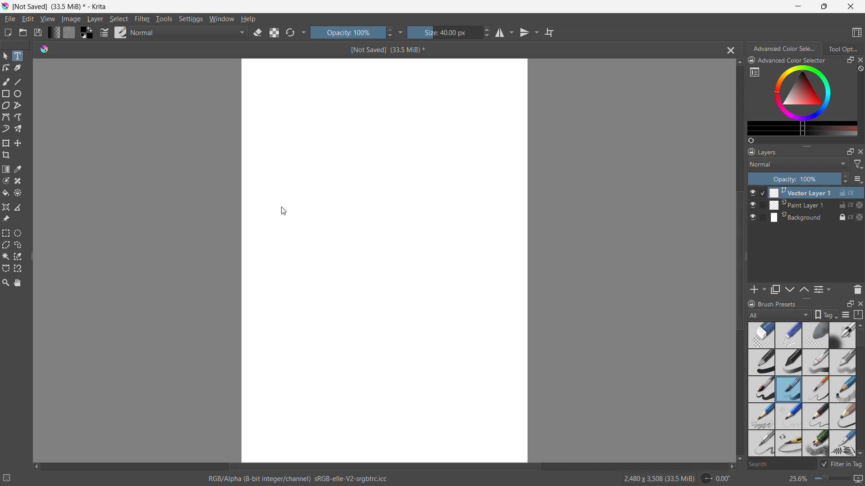  I want to click on reload original preset, so click(290, 32).